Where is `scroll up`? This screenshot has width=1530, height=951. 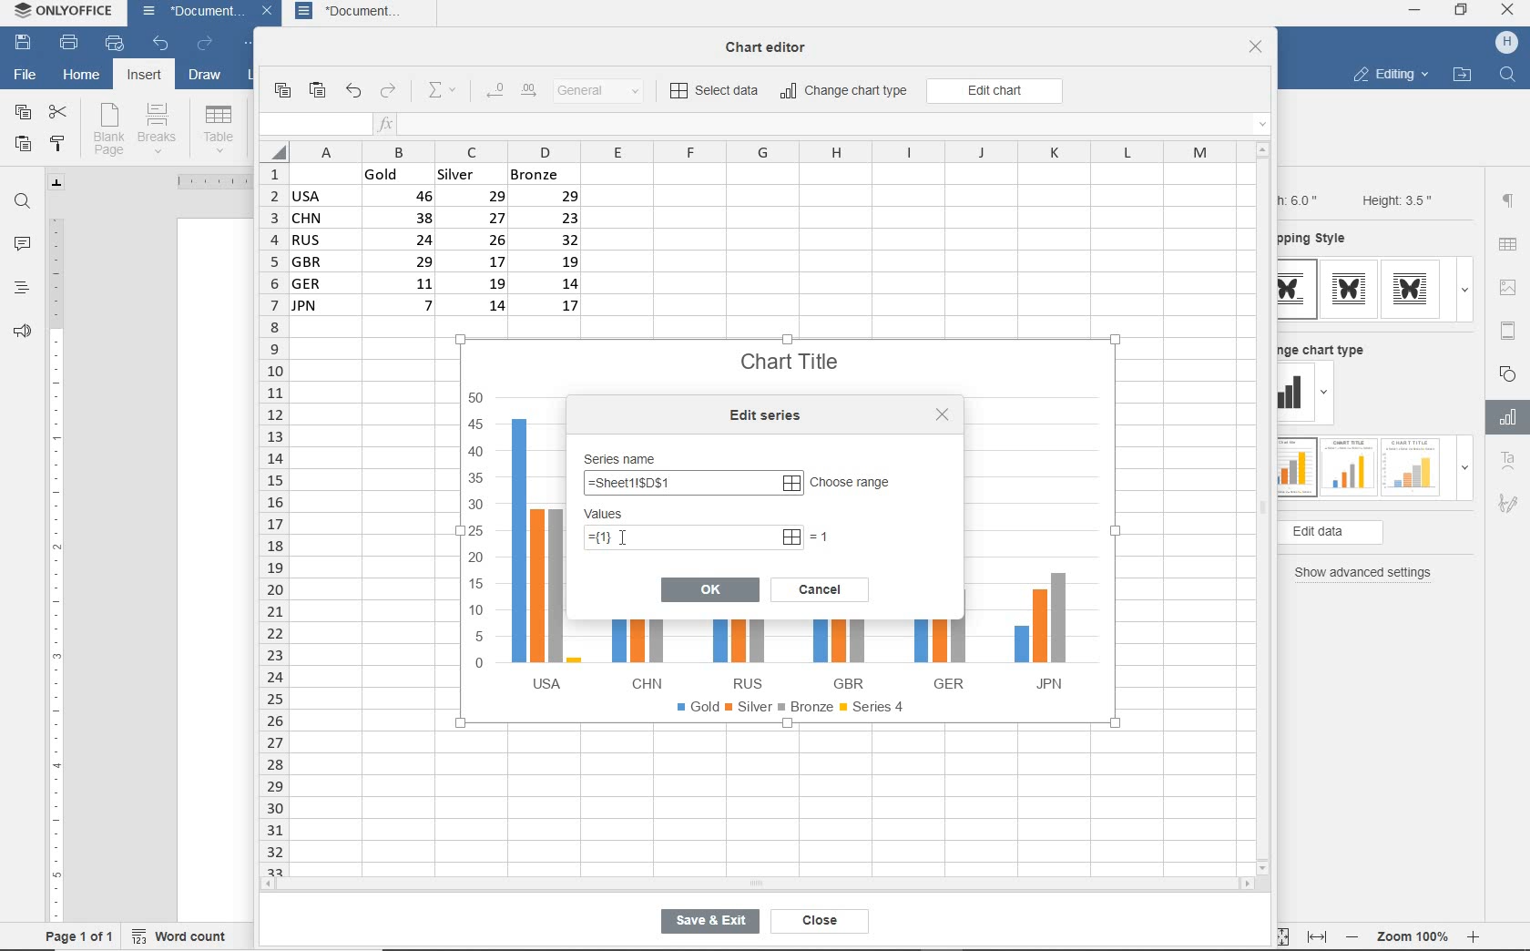 scroll up is located at coordinates (1263, 149).